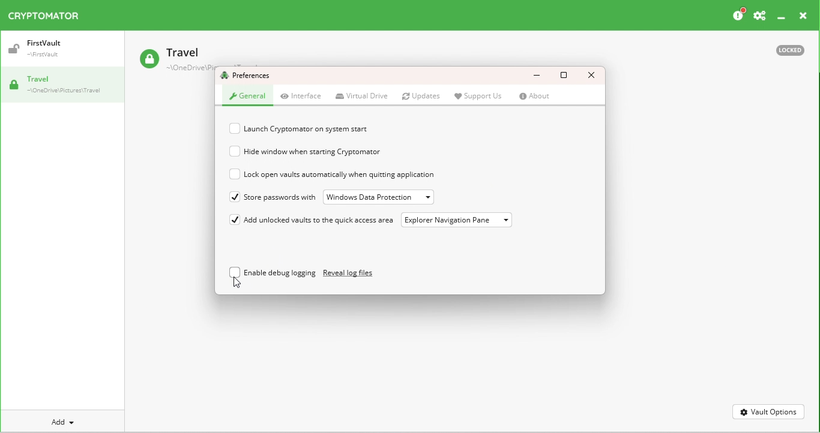 Image resolution: width=820 pixels, height=433 pixels. I want to click on Support us, so click(478, 95).